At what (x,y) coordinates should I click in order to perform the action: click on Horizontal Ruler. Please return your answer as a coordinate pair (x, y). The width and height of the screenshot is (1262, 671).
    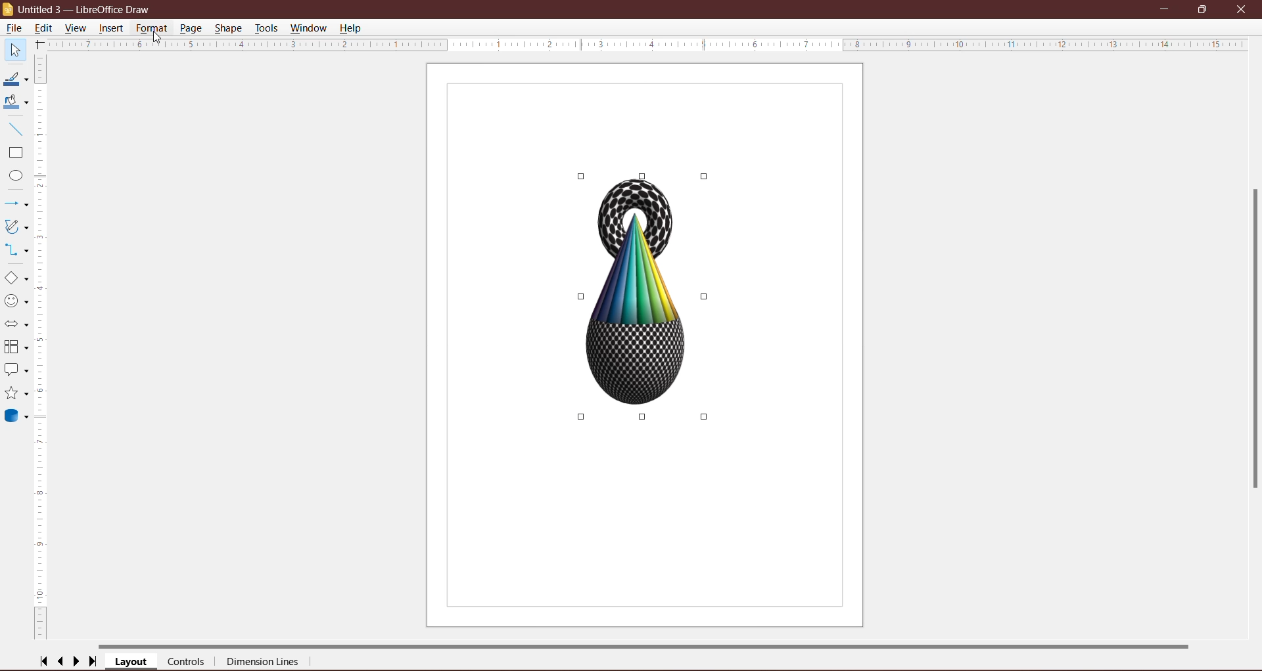
    Looking at the image, I should click on (646, 45).